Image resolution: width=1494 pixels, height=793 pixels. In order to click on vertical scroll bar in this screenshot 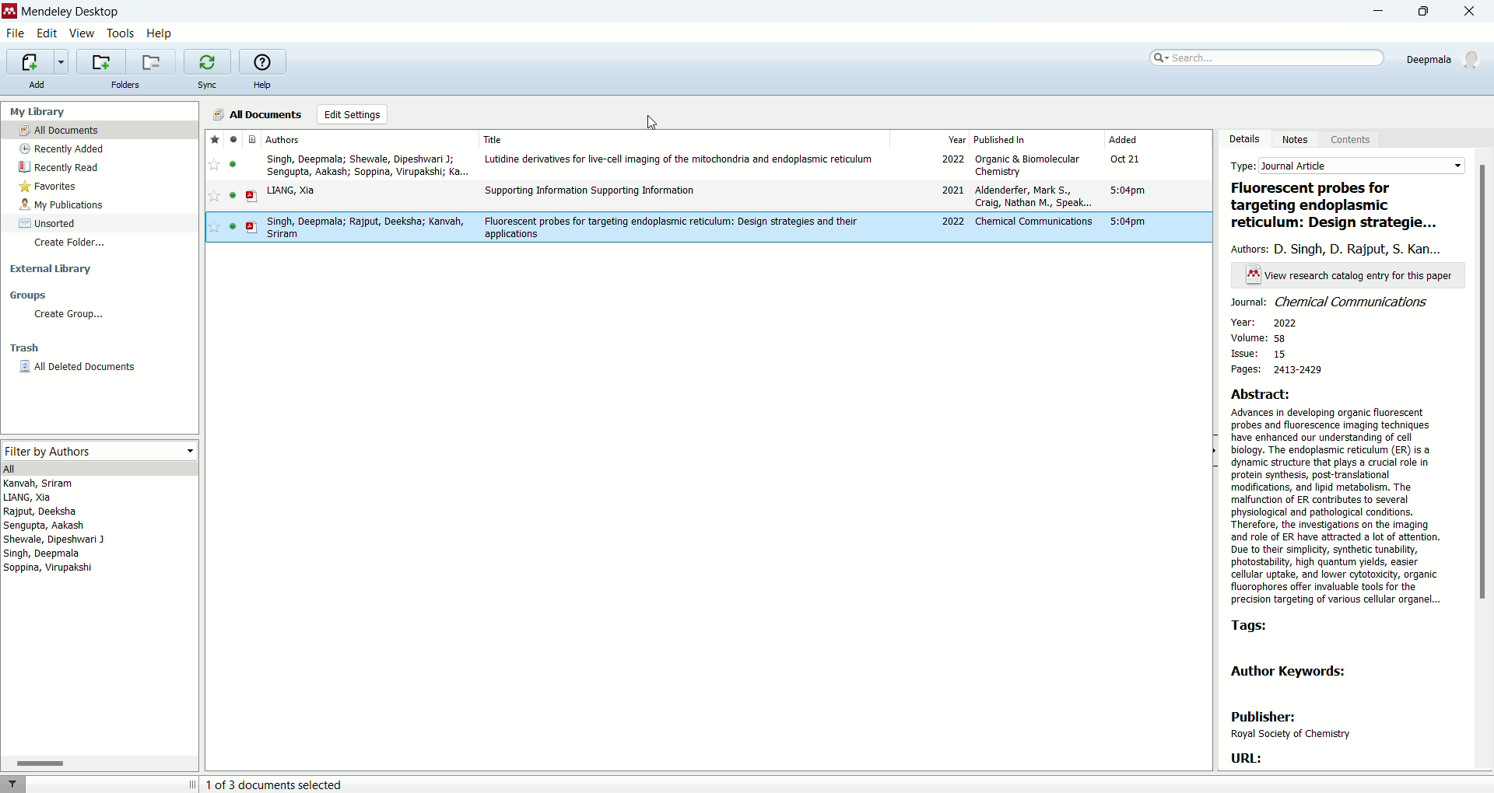, I will do `click(1485, 459)`.